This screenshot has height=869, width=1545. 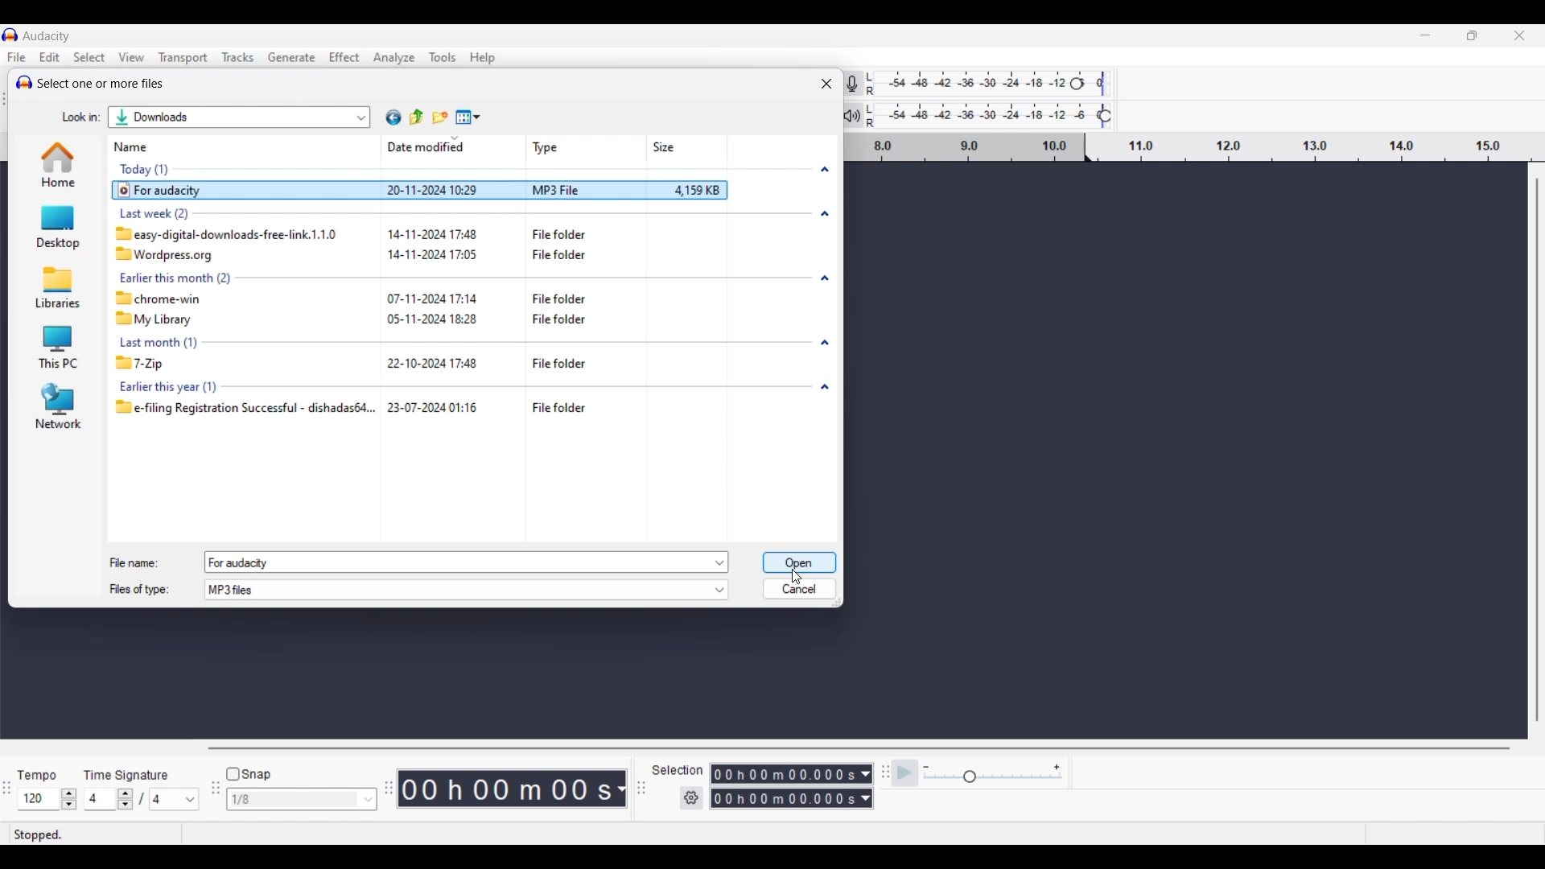 What do you see at coordinates (393, 58) in the screenshot?
I see `Analyze menu` at bounding box center [393, 58].